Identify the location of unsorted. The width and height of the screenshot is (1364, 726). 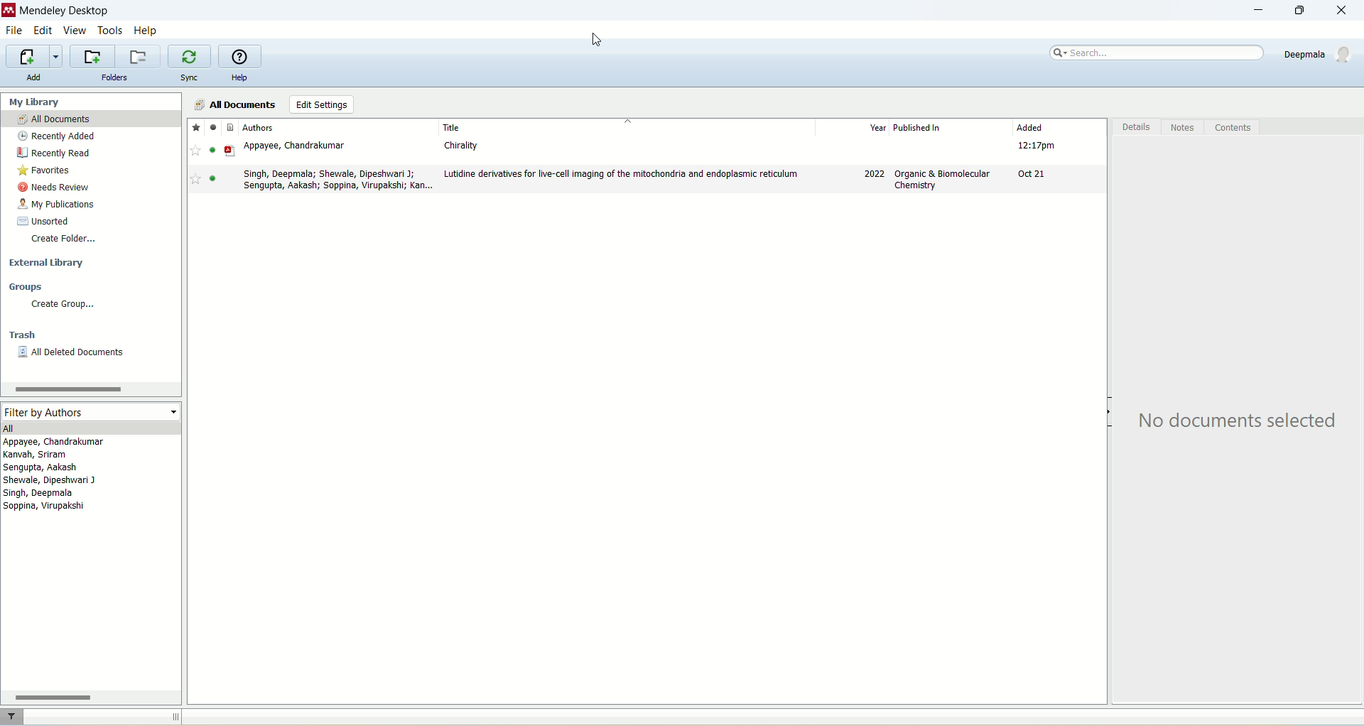
(48, 220).